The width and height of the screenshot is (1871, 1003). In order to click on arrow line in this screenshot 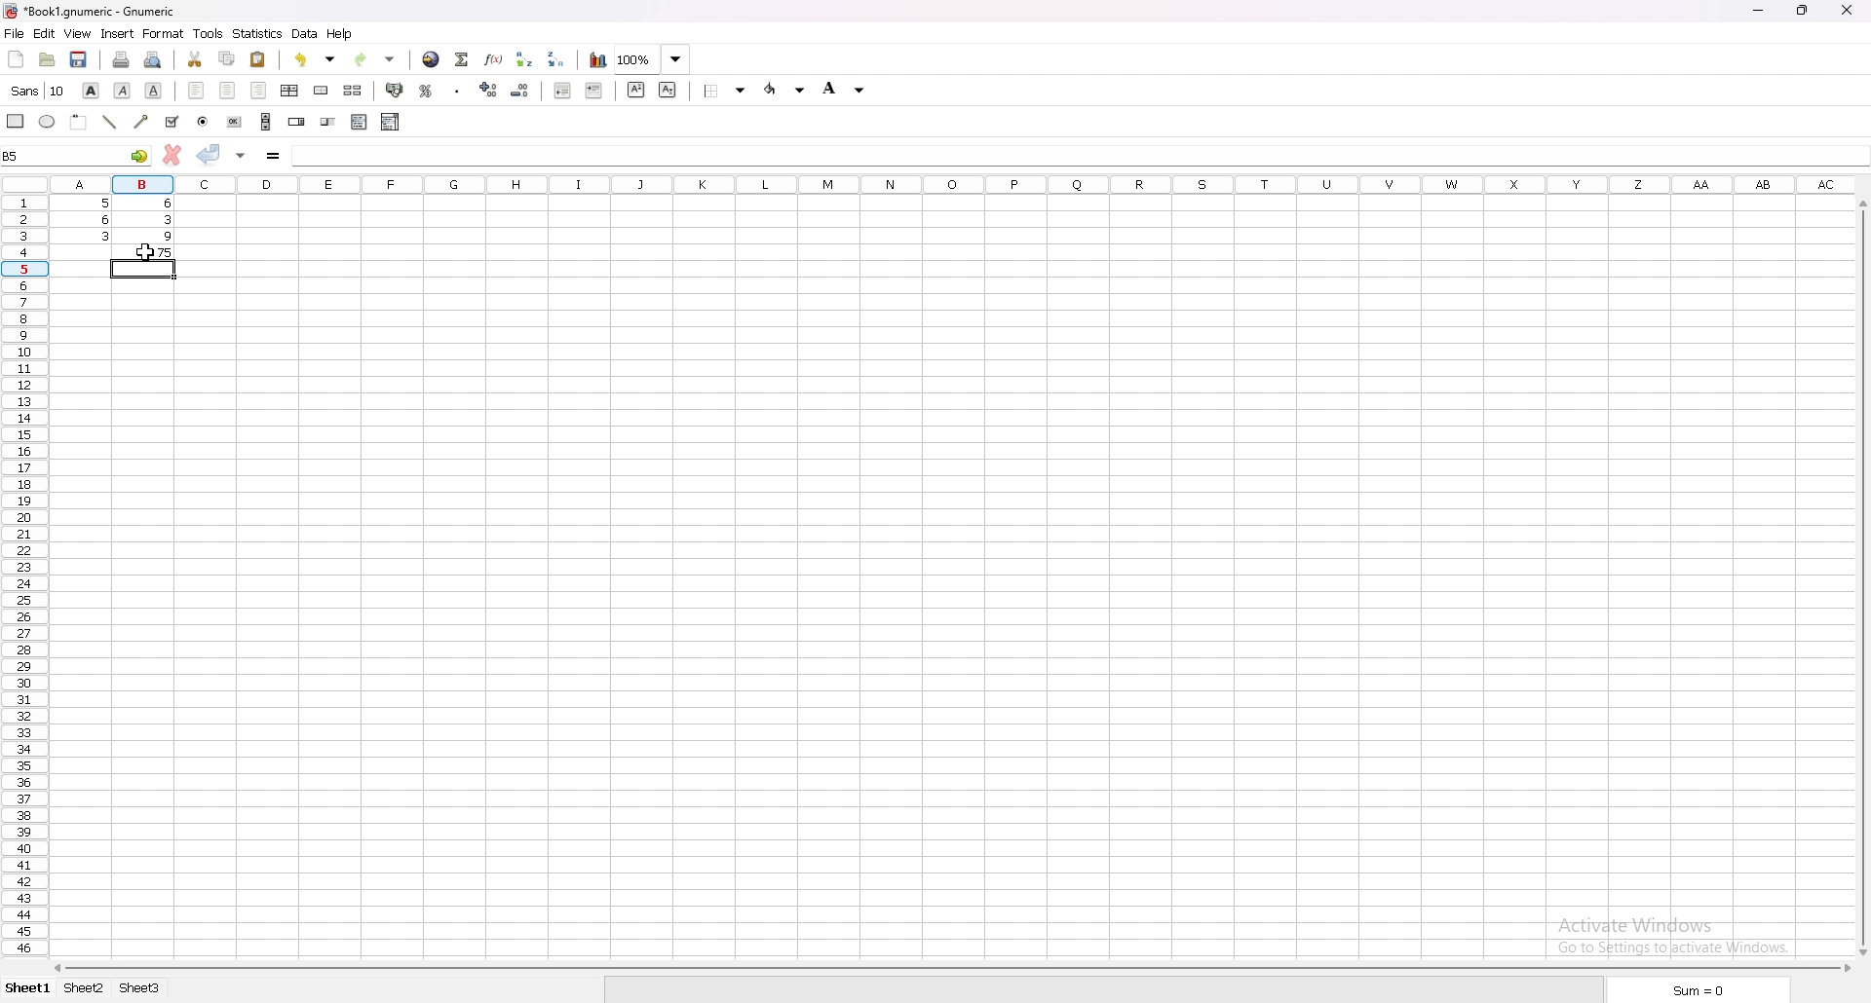, I will do `click(139, 122)`.